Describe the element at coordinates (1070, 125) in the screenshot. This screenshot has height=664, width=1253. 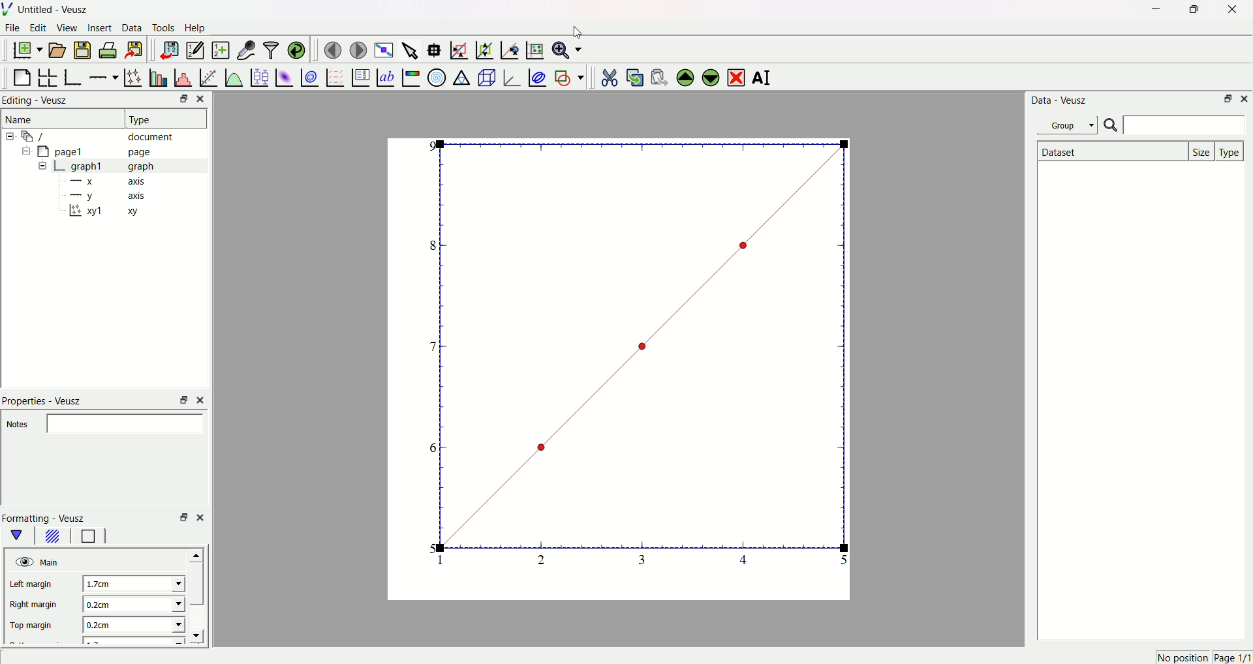
I see `Group` at that location.